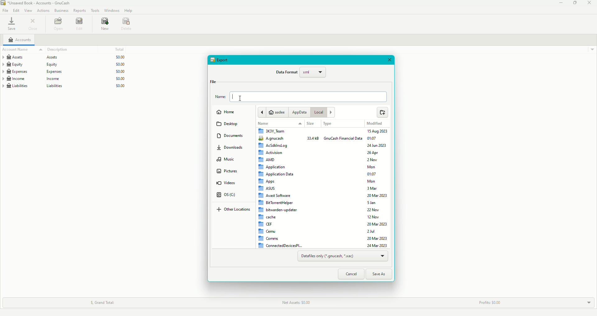  What do you see at coordinates (299, 112) in the screenshot?
I see `AppData` at bounding box center [299, 112].